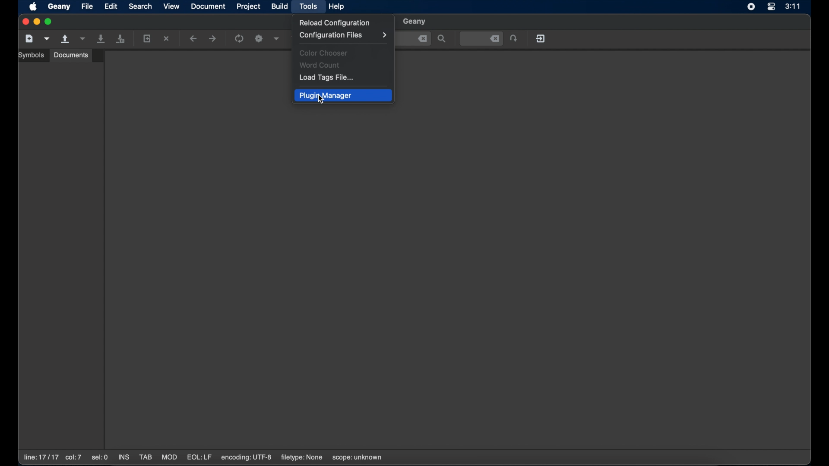  I want to click on documents, so click(71, 55).